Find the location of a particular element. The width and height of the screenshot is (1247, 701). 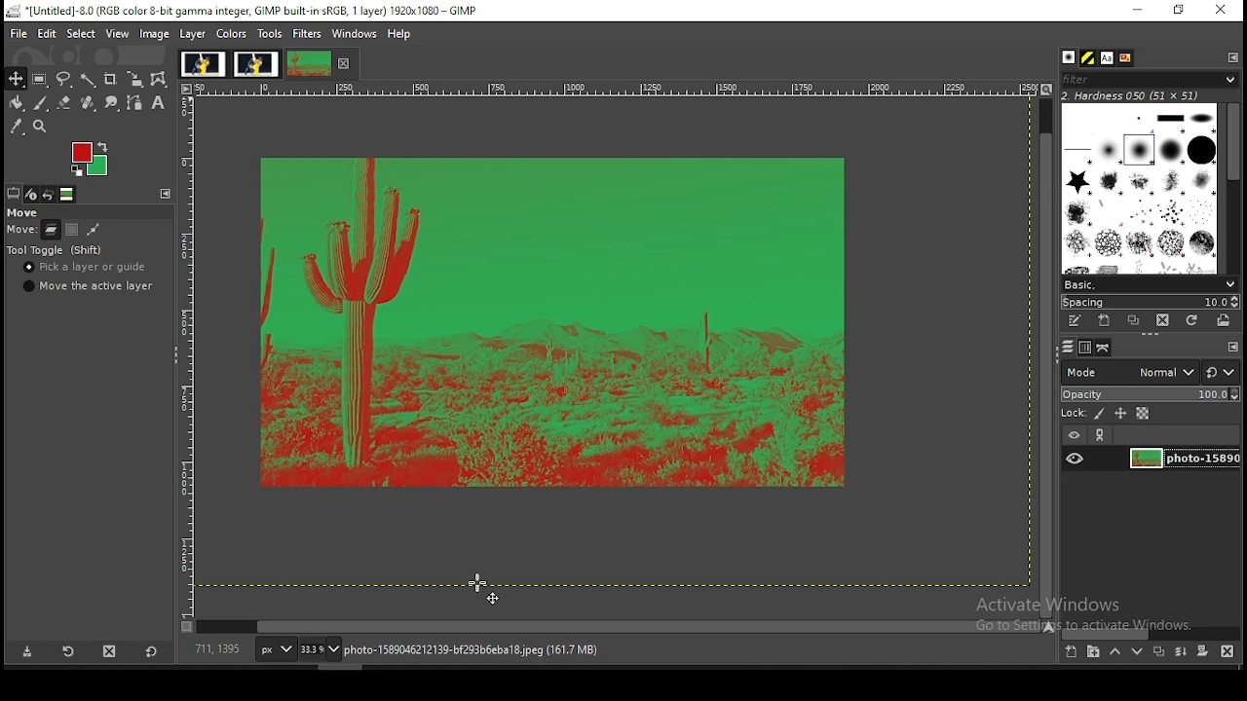

move layer one step up is located at coordinates (1115, 651).